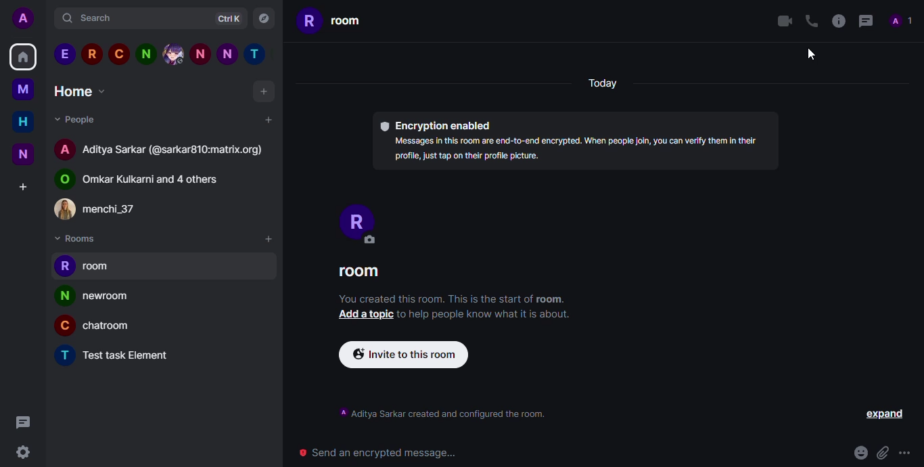 Image resolution: width=924 pixels, height=467 pixels. Describe the element at coordinates (24, 89) in the screenshot. I see `My space` at that location.